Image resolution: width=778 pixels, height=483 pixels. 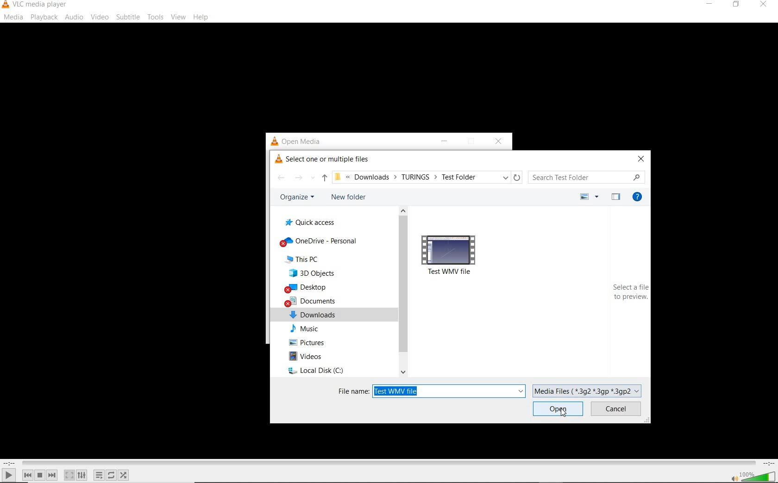 What do you see at coordinates (471, 142) in the screenshot?
I see `restore down` at bounding box center [471, 142].